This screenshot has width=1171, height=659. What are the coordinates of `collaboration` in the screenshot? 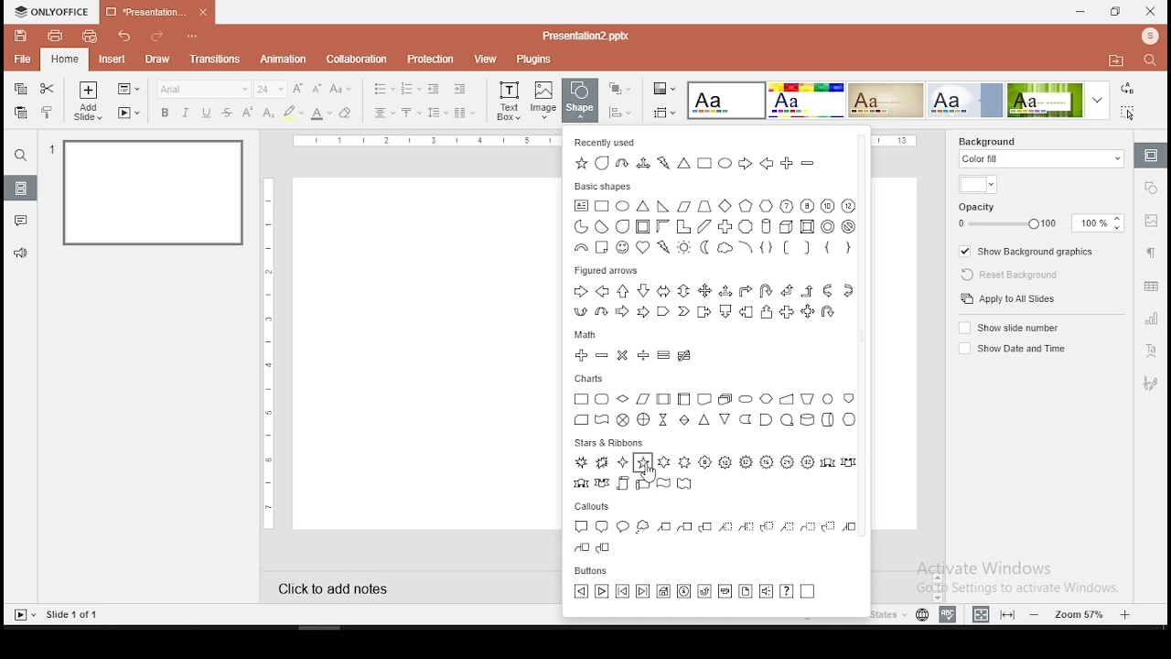 It's located at (356, 59).